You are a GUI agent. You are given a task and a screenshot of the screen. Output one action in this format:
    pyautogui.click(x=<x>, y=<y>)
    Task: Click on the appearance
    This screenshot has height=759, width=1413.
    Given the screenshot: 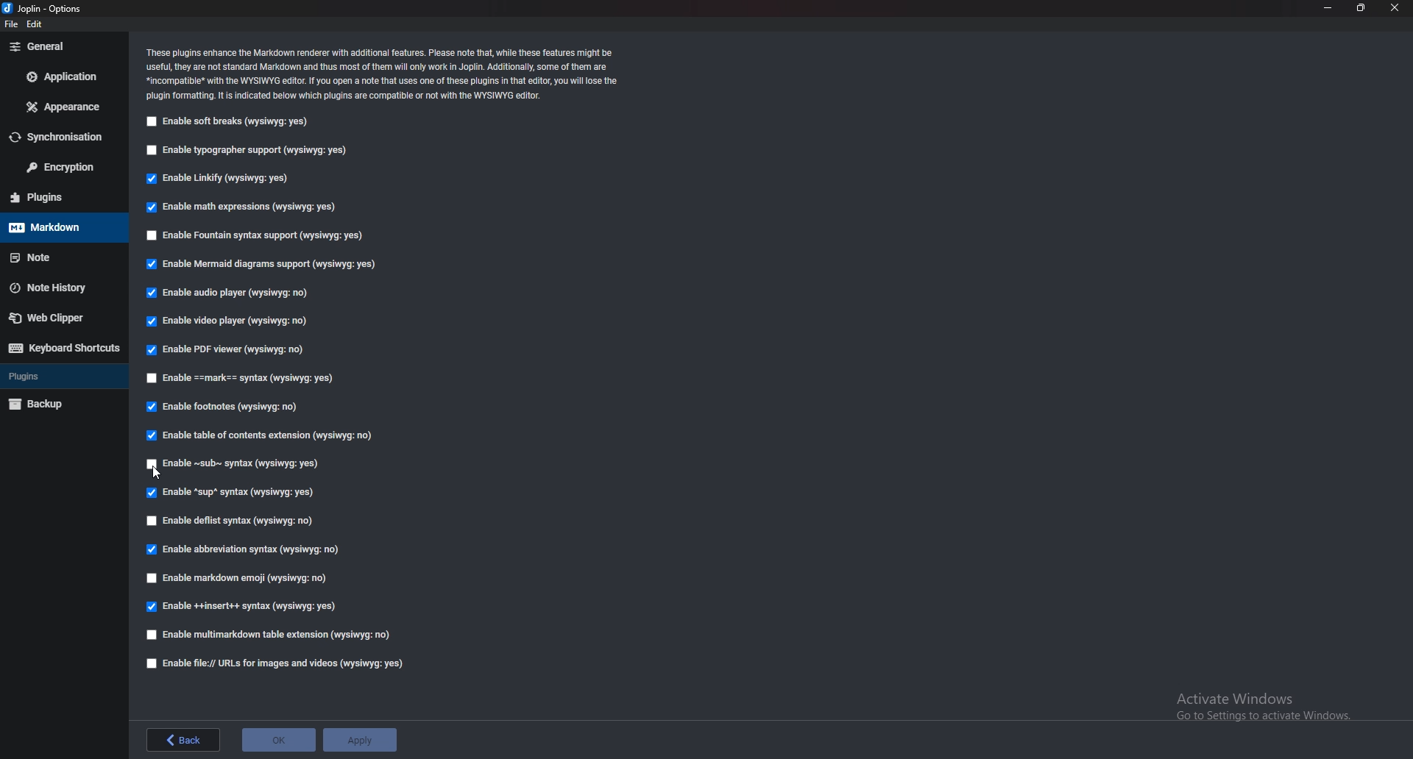 What is the action you would take?
    pyautogui.click(x=66, y=109)
    